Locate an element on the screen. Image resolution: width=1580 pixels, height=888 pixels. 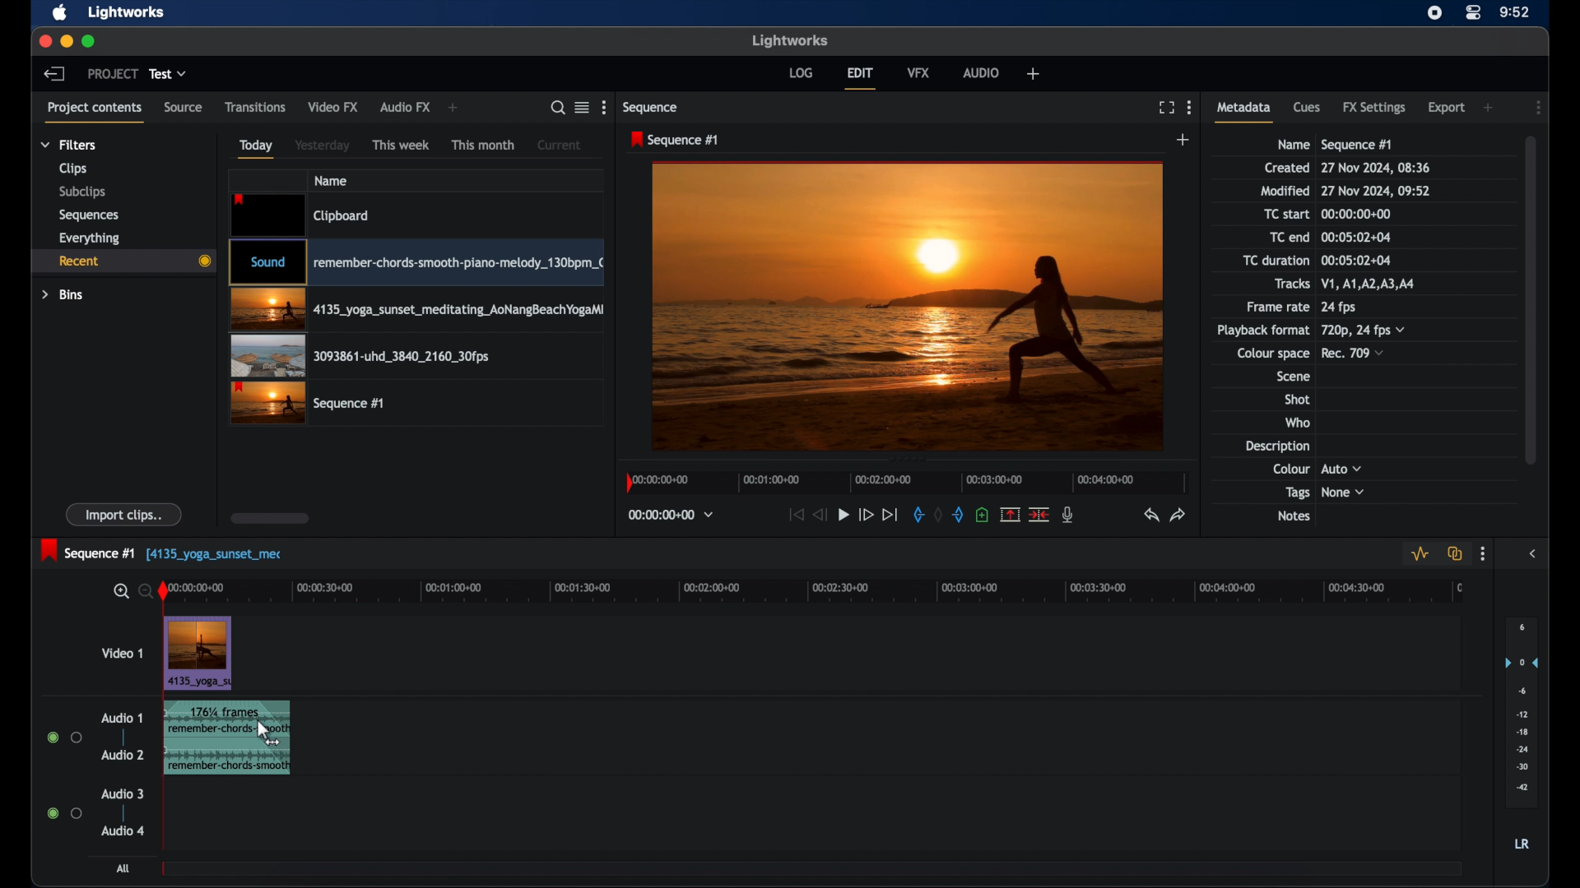
back is located at coordinates (54, 74).